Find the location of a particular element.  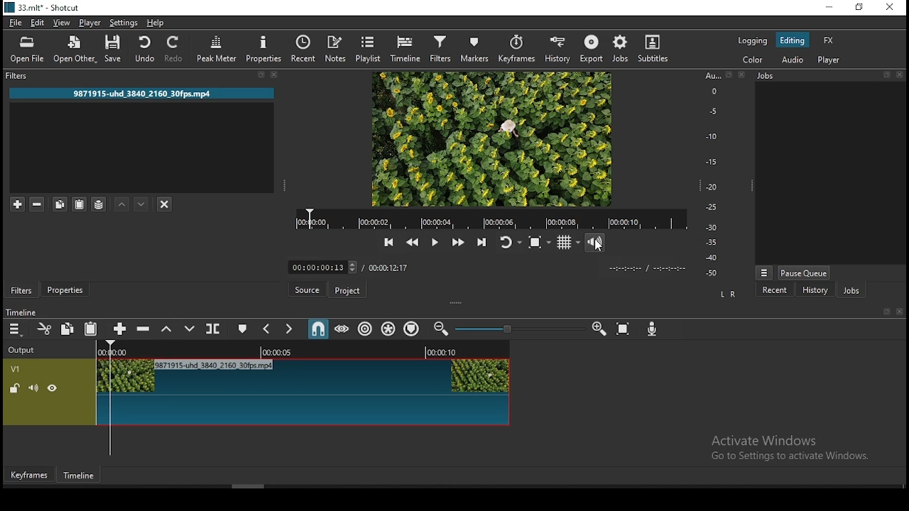

L R is located at coordinates (728, 295).